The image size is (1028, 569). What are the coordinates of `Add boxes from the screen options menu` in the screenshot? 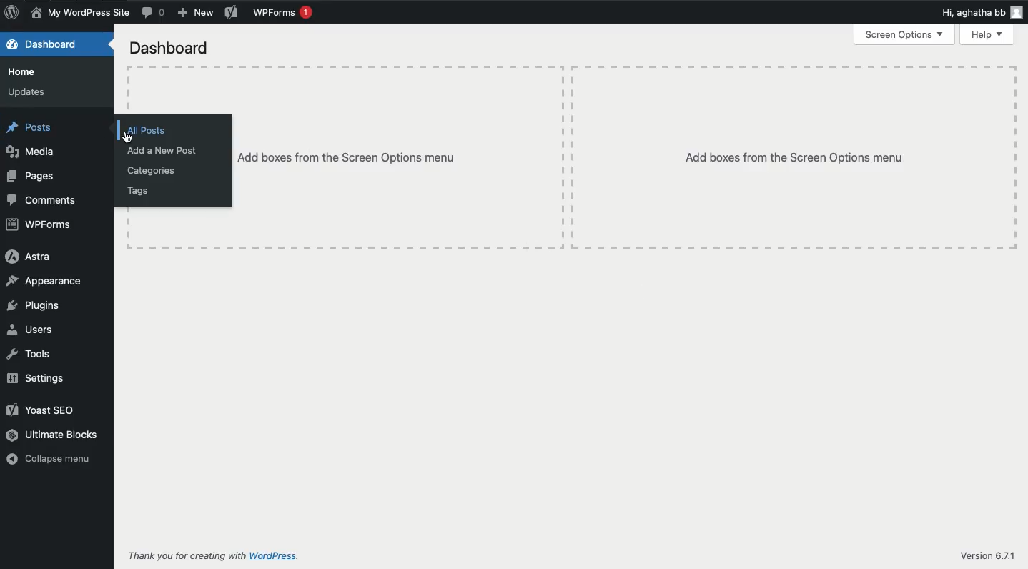 It's located at (400, 156).